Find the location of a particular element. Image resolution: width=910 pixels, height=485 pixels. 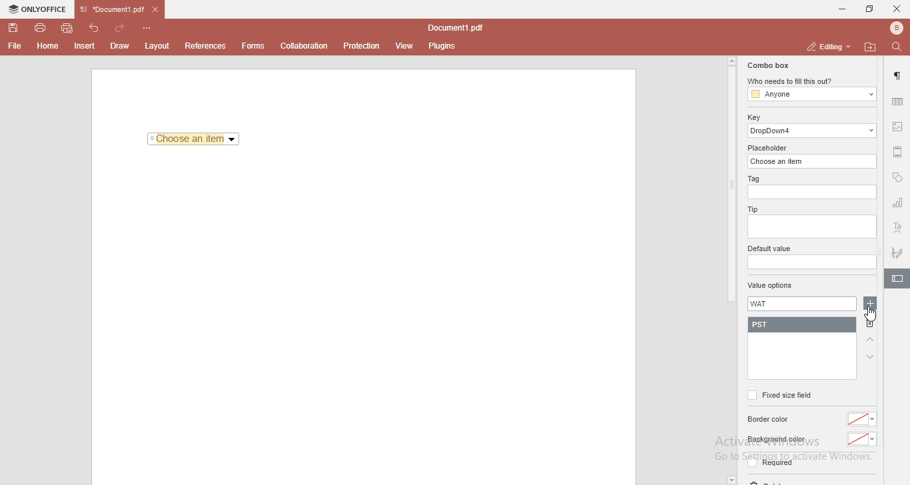

text is located at coordinates (898, 229).